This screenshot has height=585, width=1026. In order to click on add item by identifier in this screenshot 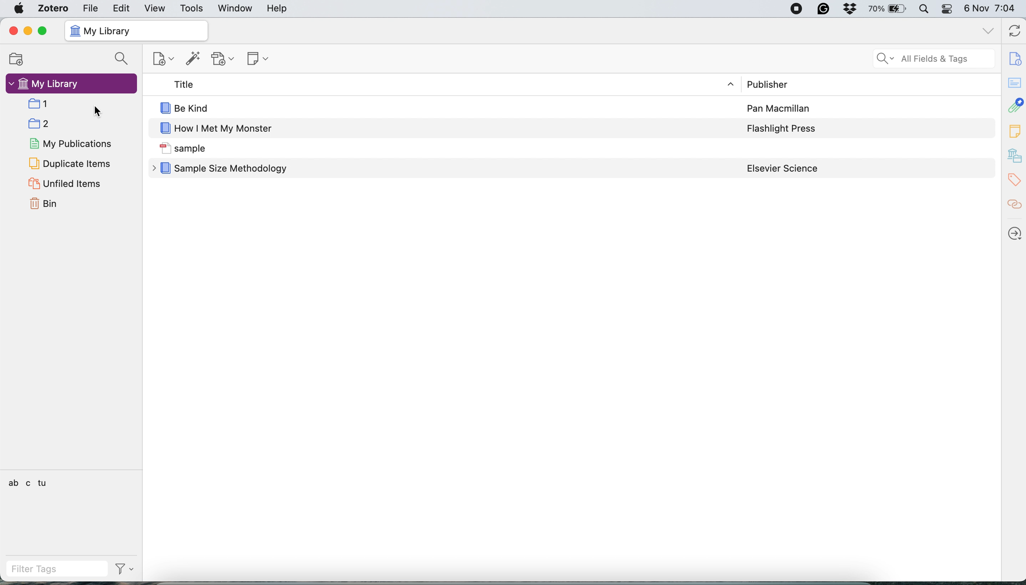, I will do `click(193, 59)`.